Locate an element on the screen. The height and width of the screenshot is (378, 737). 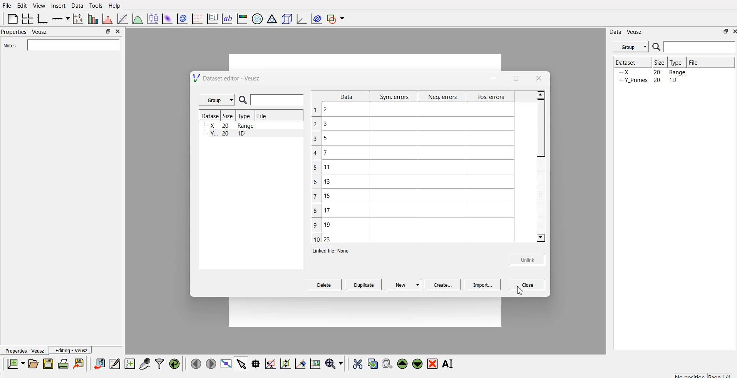
Data is located at coordinates (345, 96).